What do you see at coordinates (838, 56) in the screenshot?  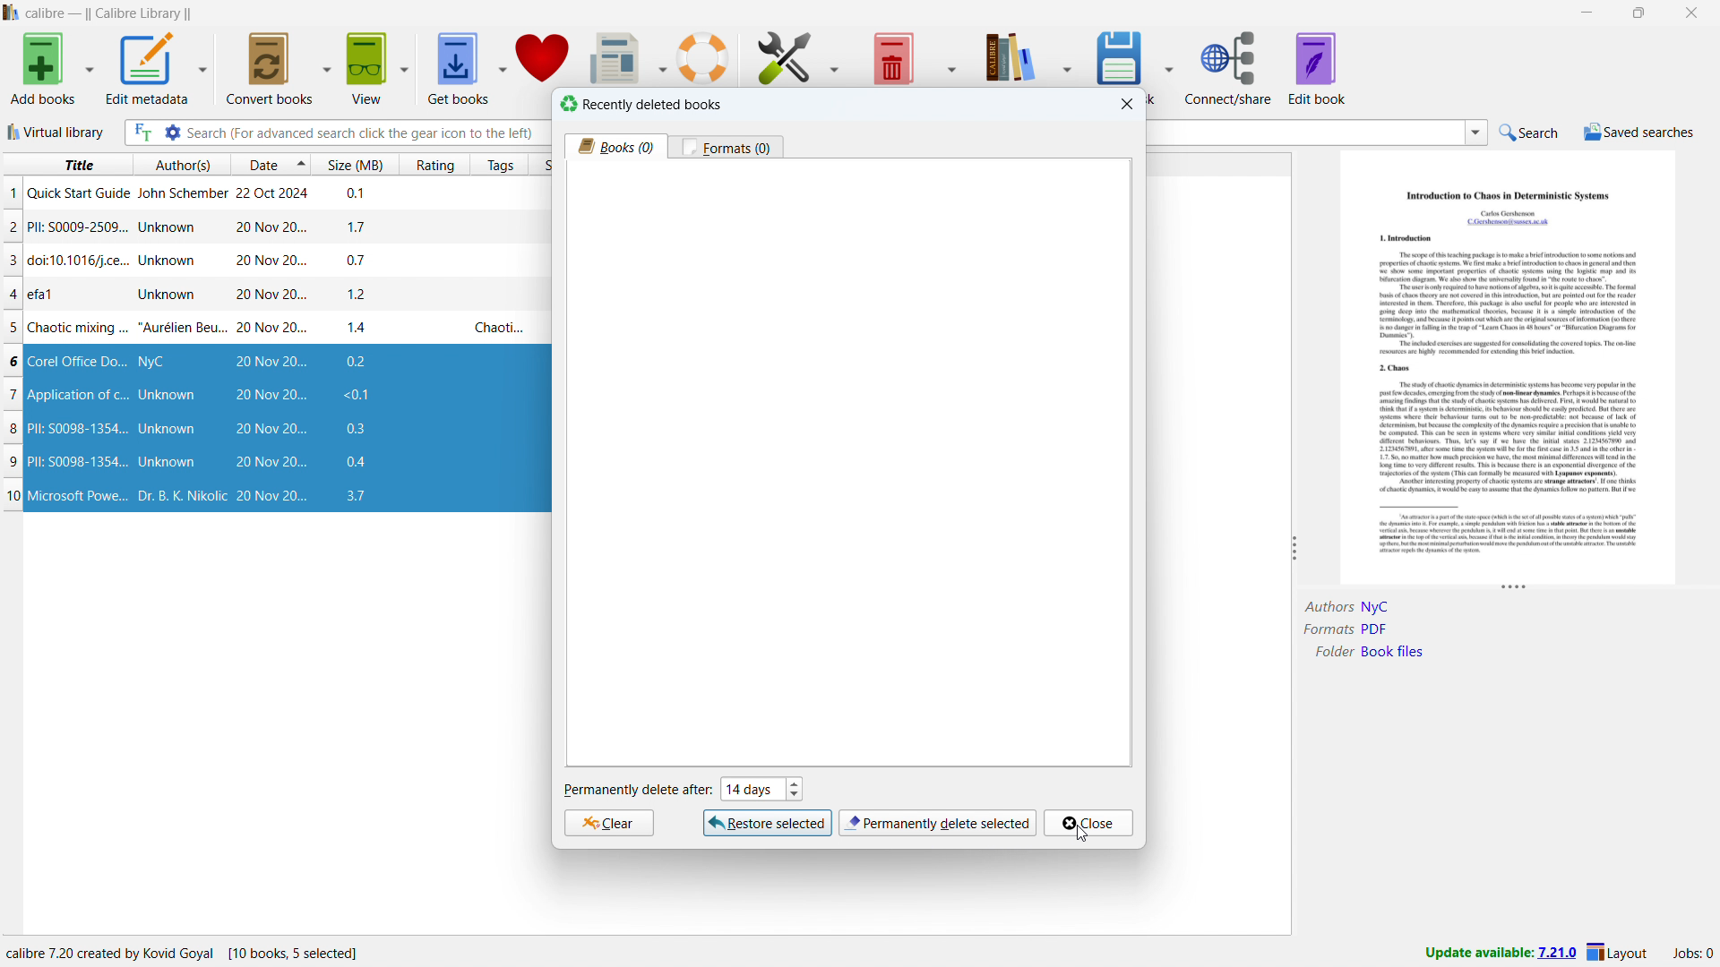 I see `preferences options` at bounding box center [838, 56].